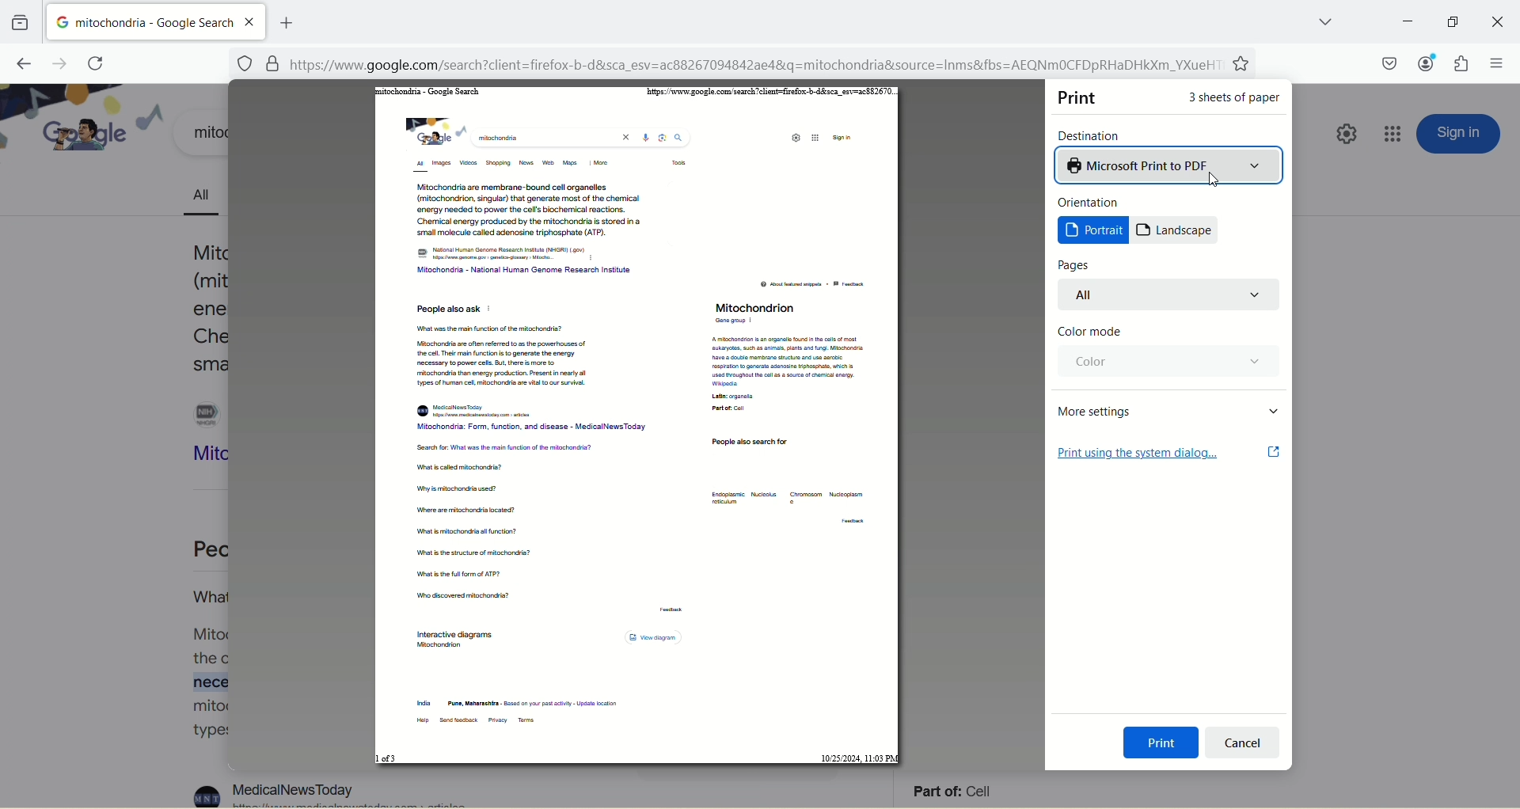  I want to click on extension, so click(1465, 63).